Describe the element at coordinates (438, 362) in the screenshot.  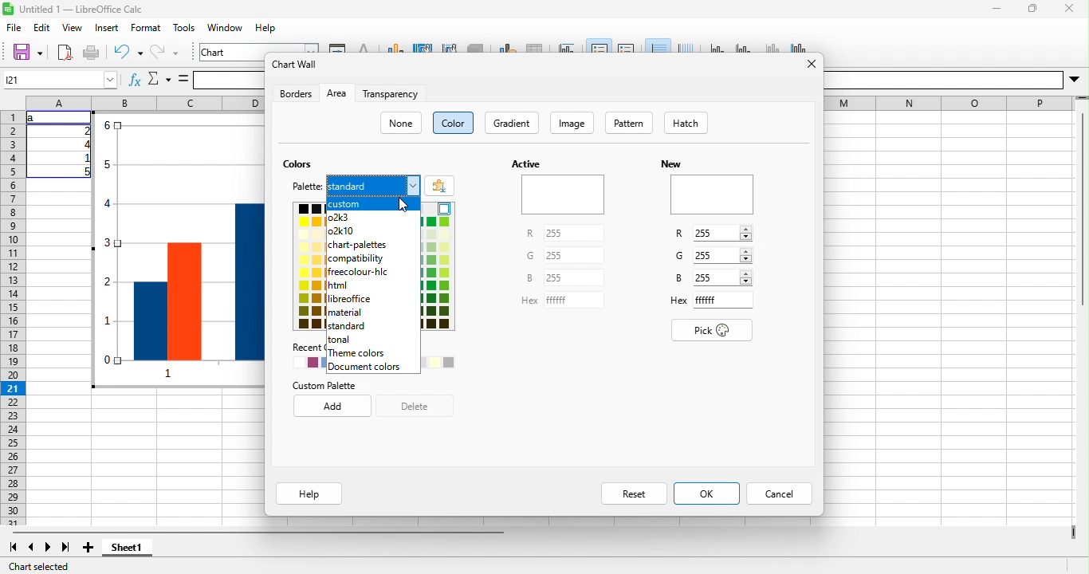
I see `Recently used colors` at that location.